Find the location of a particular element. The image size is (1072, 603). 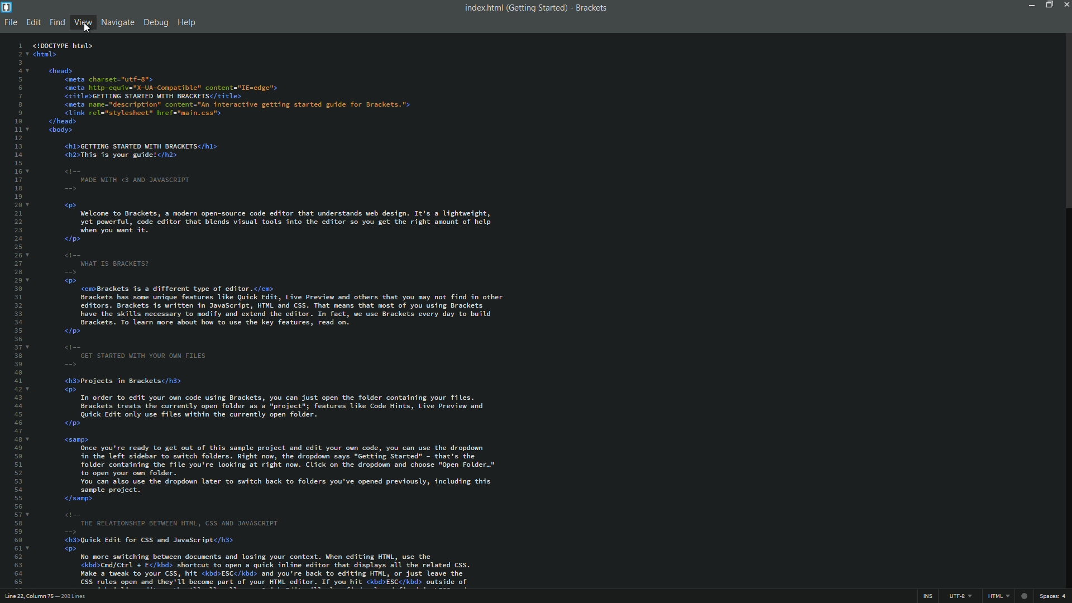

index.html (Getting Started) - Brackets is located at coordinates (532, 8).